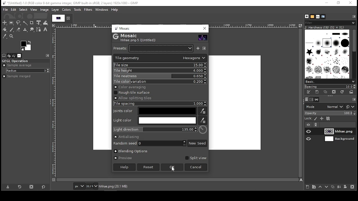 The height and width of the screenshot is (201, 358). What do you see at coordinates (326, 187) in the screenshot?
I see `move layer on step down` at bounding box center [326, 187].